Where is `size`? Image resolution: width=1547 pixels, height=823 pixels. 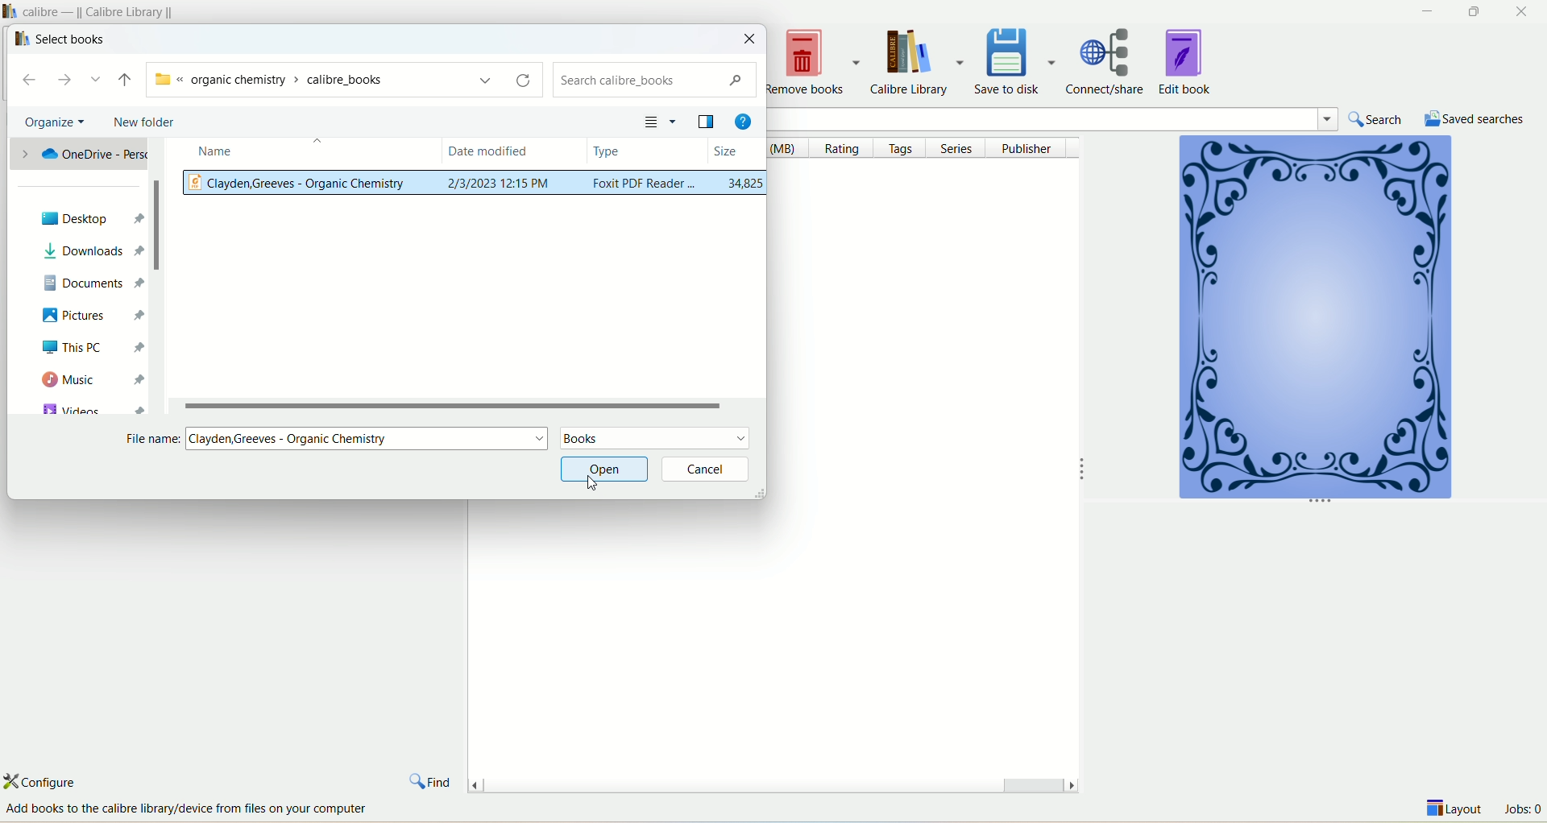 size is located at coordinates (736, 151).